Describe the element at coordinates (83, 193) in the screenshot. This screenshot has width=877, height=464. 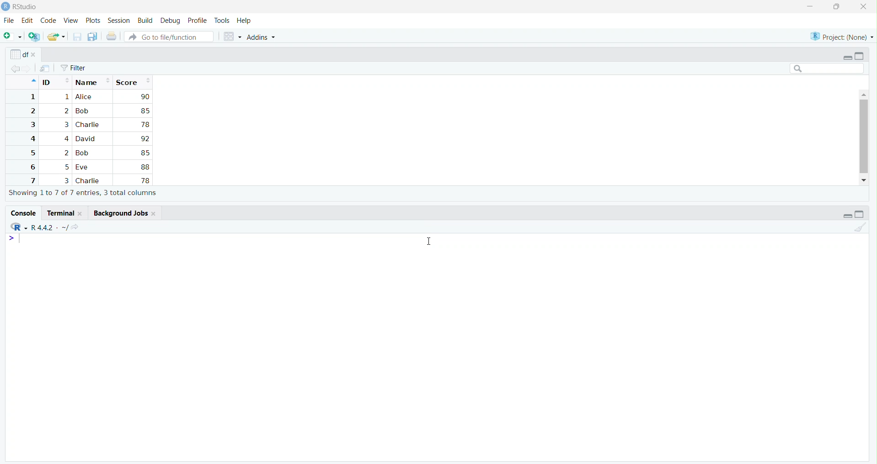
I see `Showing 1 to 7 of 7 entries, 3 total columns` at that location.